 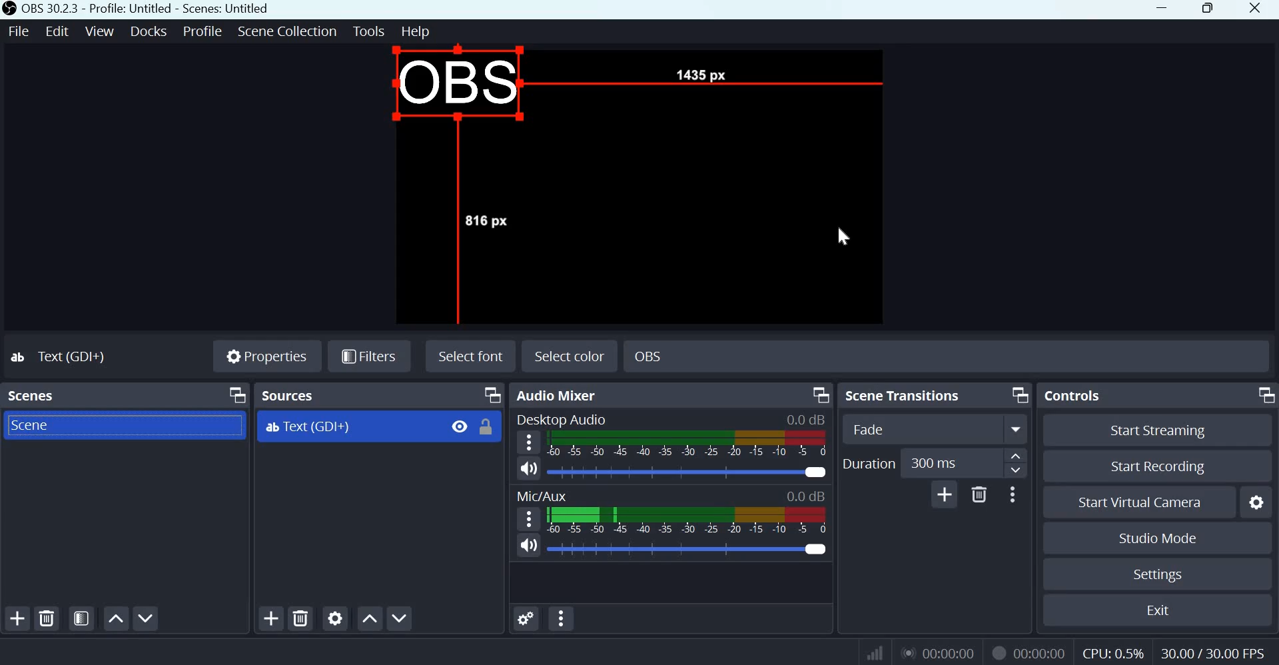 What do you see at coordinates (697, 74) in the screenshot?
I see `1435 px` at bounding box center [697, 74].